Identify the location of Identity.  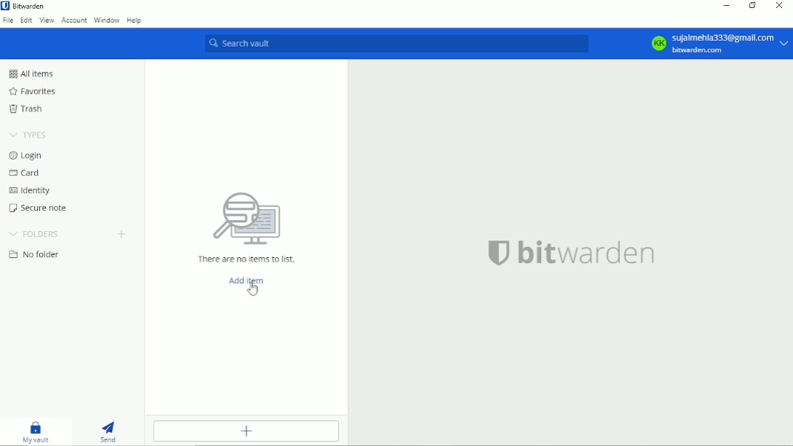
(30, 191).